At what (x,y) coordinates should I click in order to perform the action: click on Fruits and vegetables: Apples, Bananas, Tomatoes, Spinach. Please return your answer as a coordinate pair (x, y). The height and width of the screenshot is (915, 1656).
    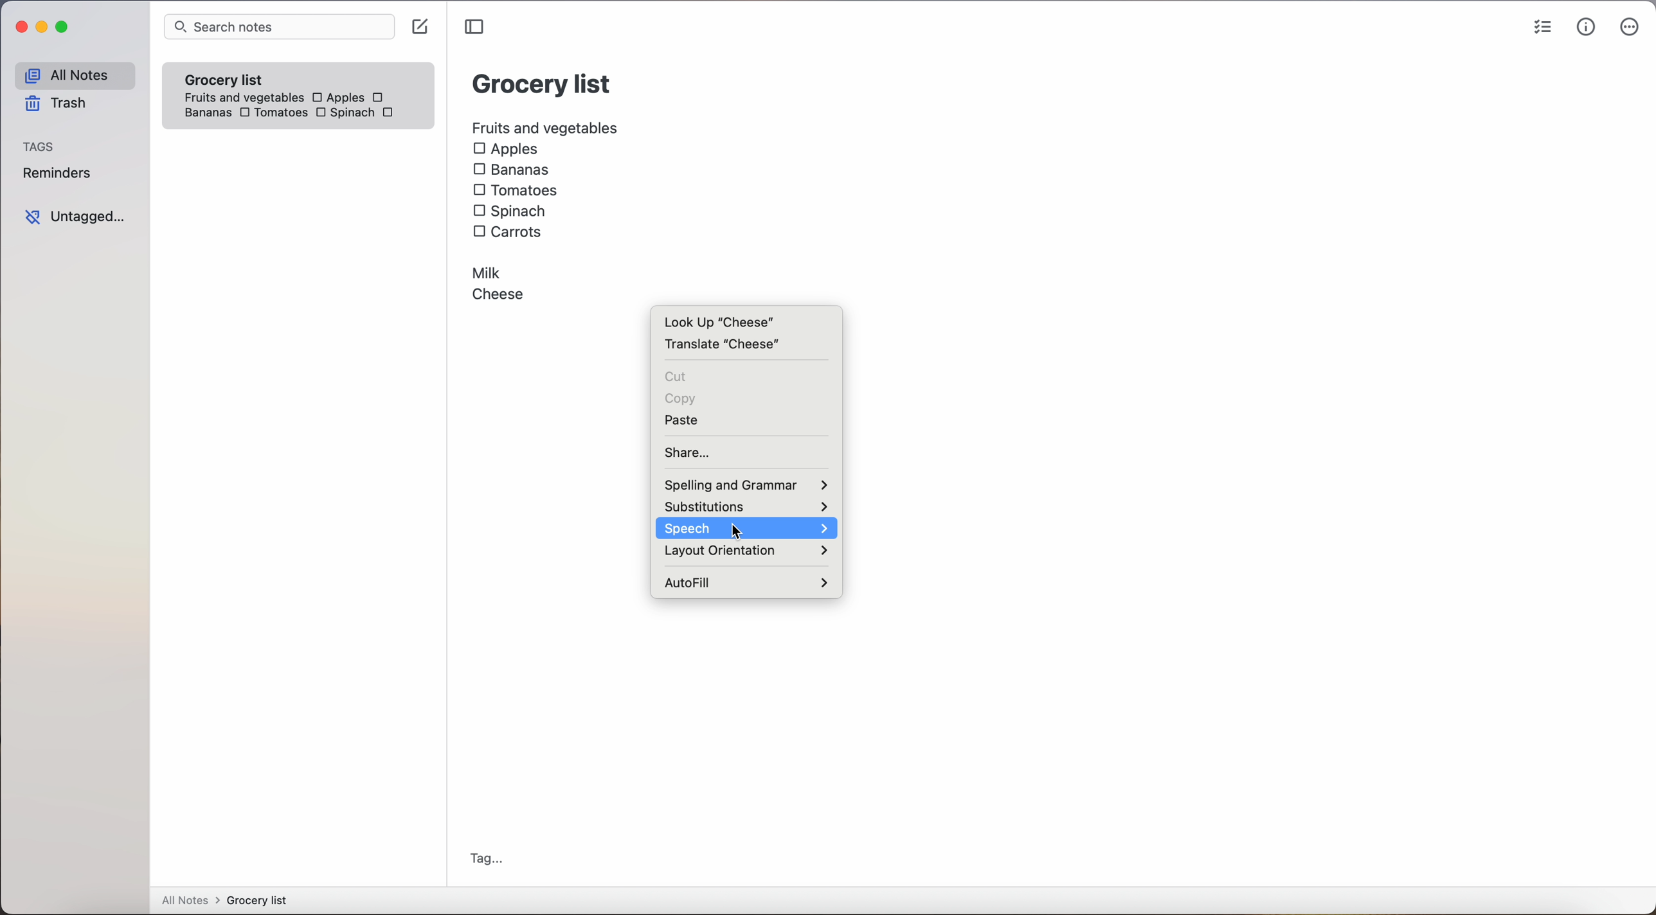
    Looking at the image, I should click on (302, 101).